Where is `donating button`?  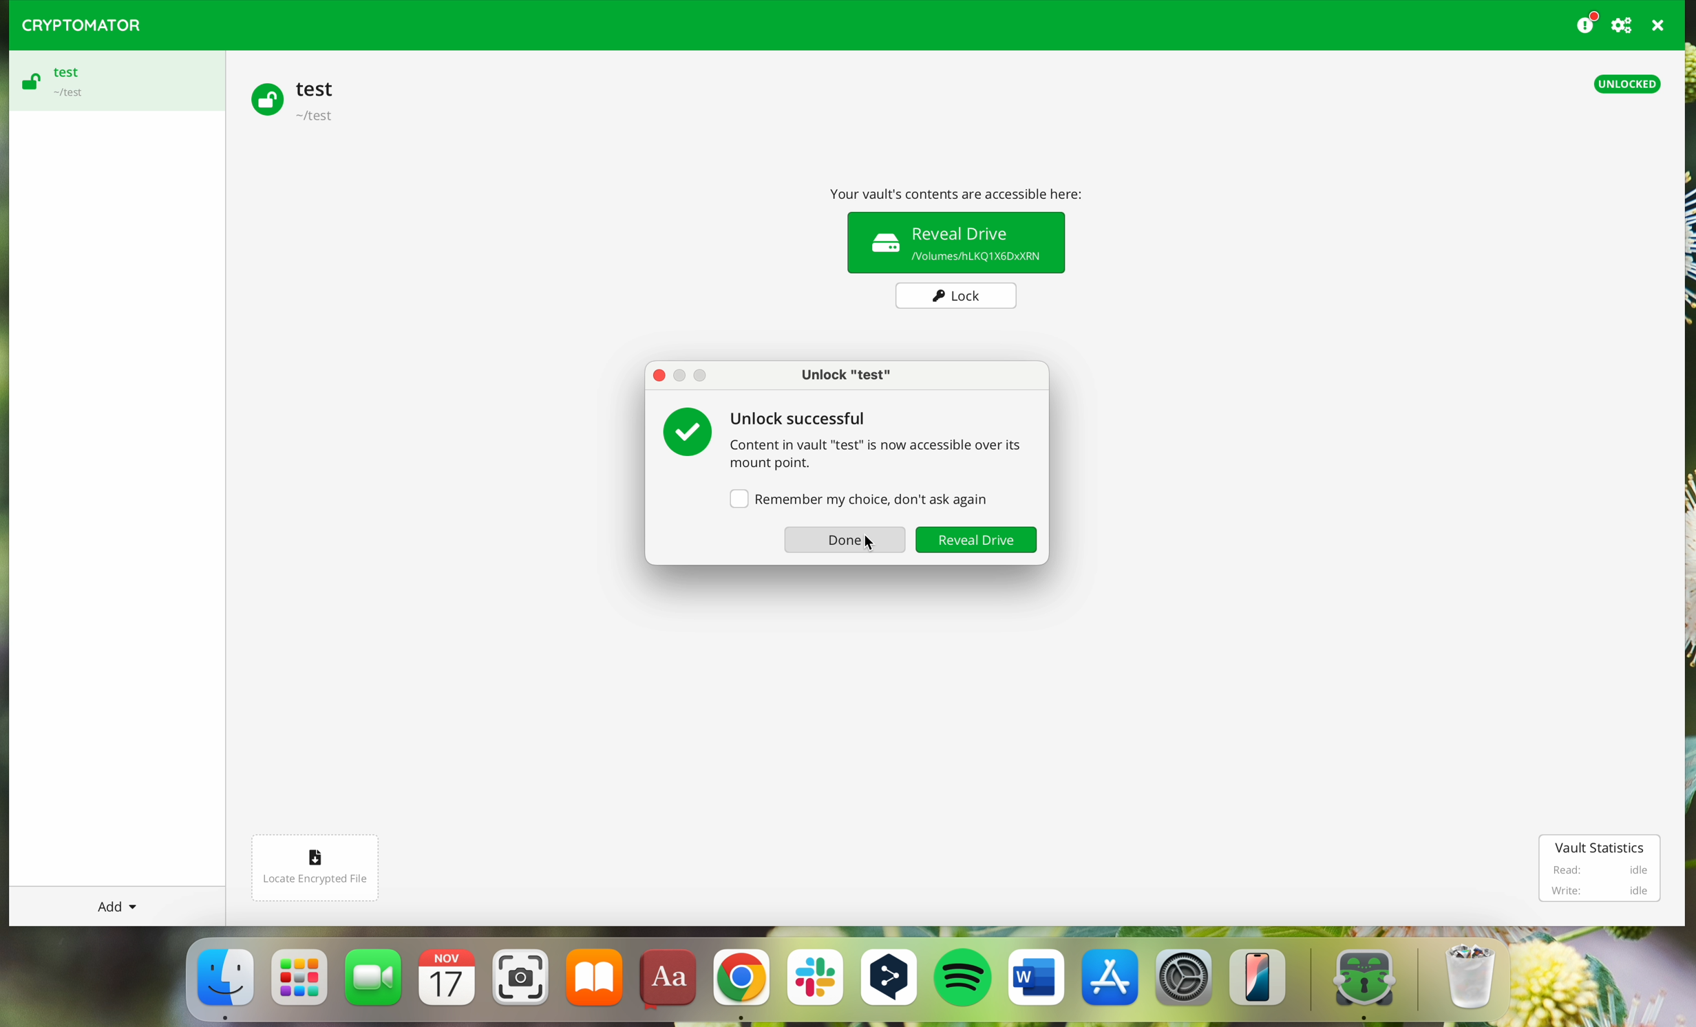
donating button is located at coordinates (1587, 23).